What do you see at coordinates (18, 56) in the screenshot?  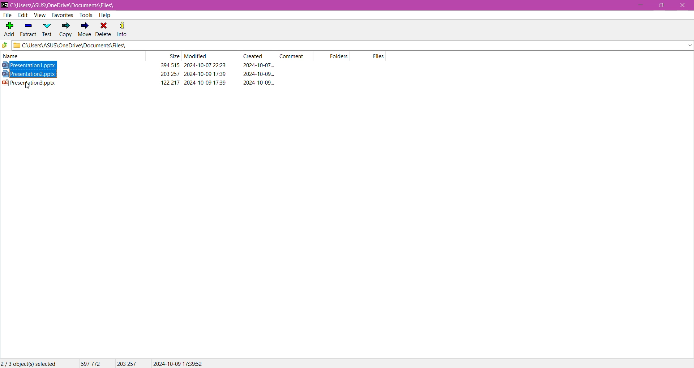 I see `Name` at bounding box center [18, 56].